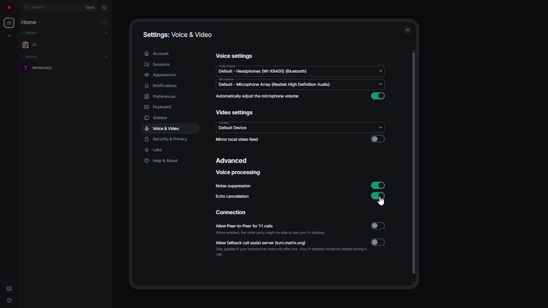 The image size is (548, 308). I want to click on home, so click(33, 22).